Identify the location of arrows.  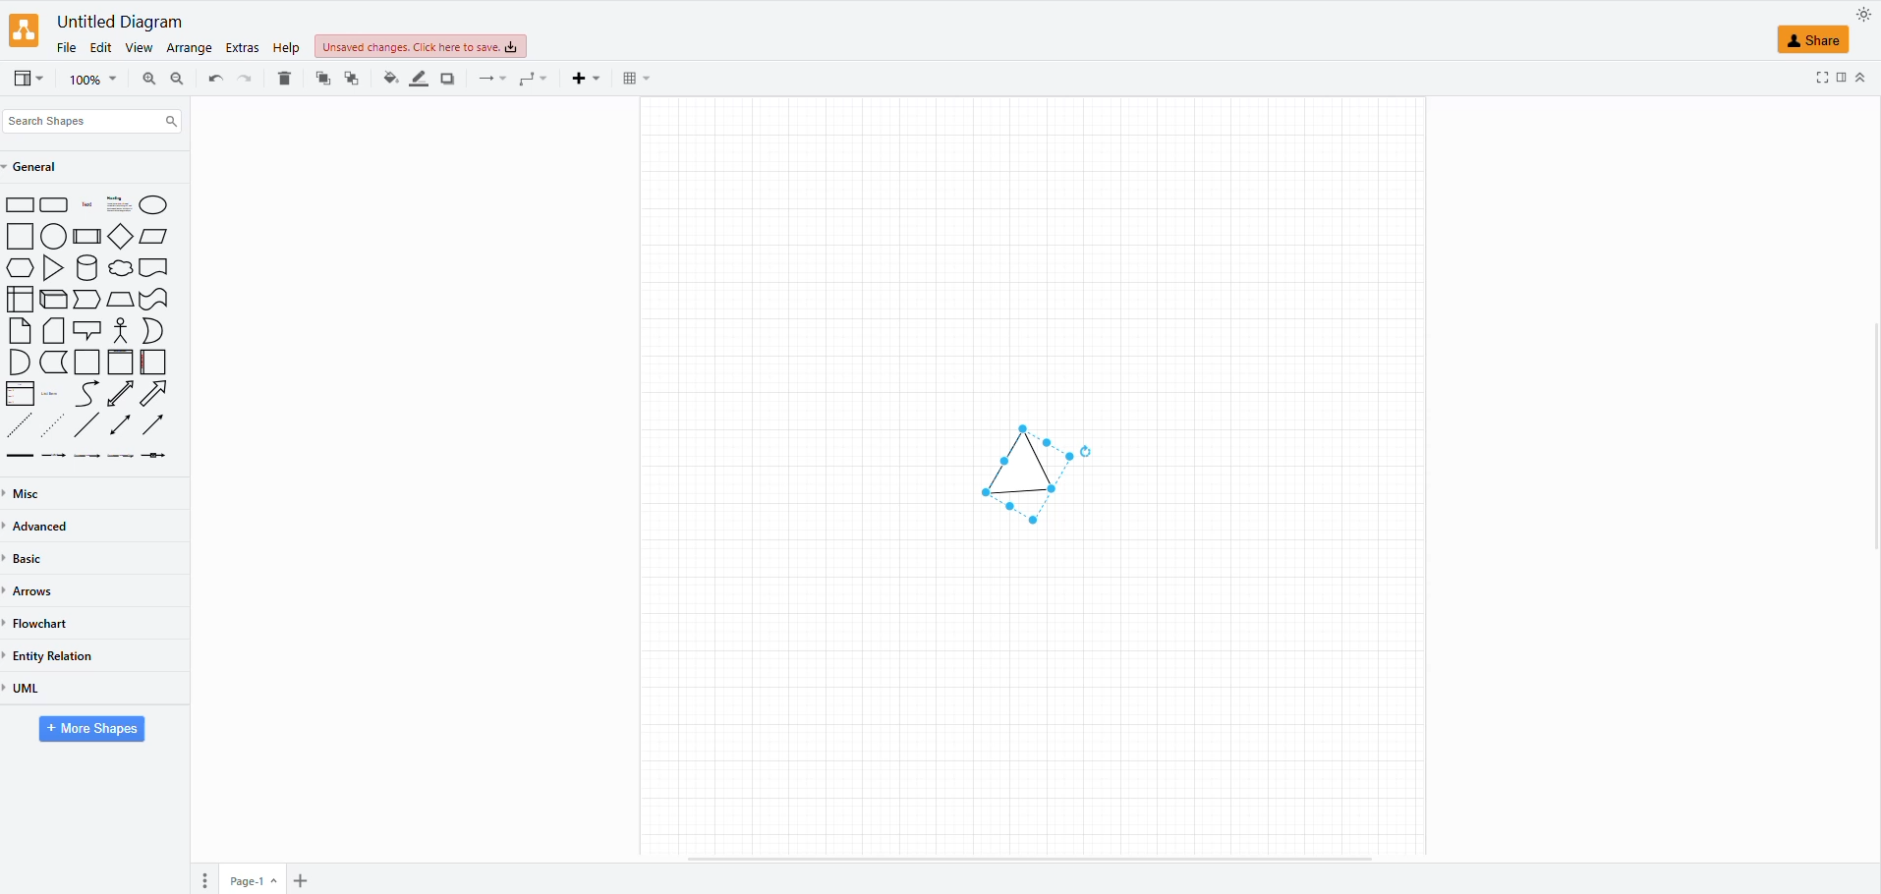
(38, 590).